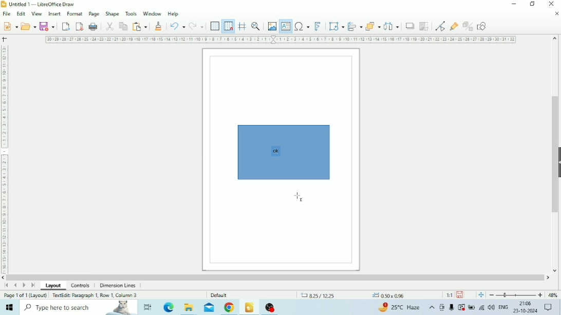  What do you see at coordinates (515, 295) in the screenshot?
I see `Zoom Out/In` at bounding box center [515, 295].